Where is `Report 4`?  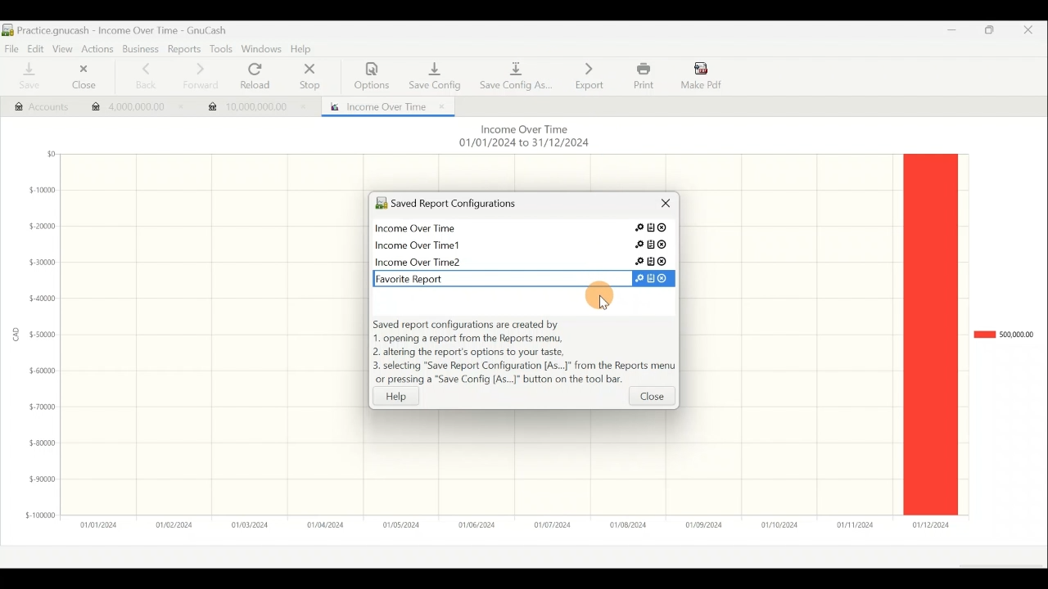
Report 4 is located at coordinates (517, 277).